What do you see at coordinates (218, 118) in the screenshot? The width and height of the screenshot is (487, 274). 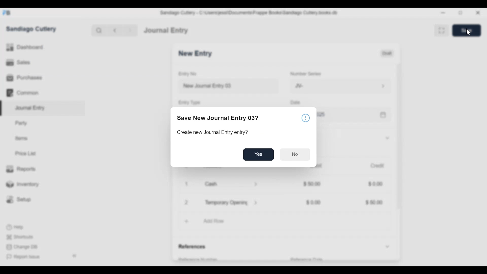 I see `Save New Journal Entry 03?` at bounding box center [218, 118].